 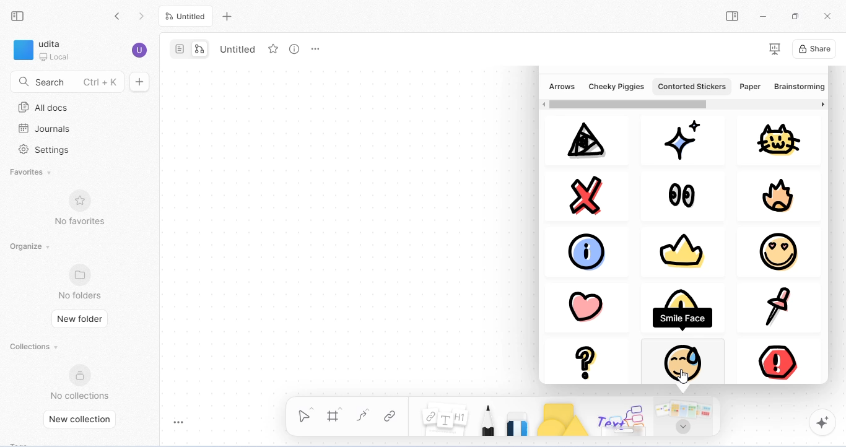 I want to click on no favorites, so click(x=78, y=206).